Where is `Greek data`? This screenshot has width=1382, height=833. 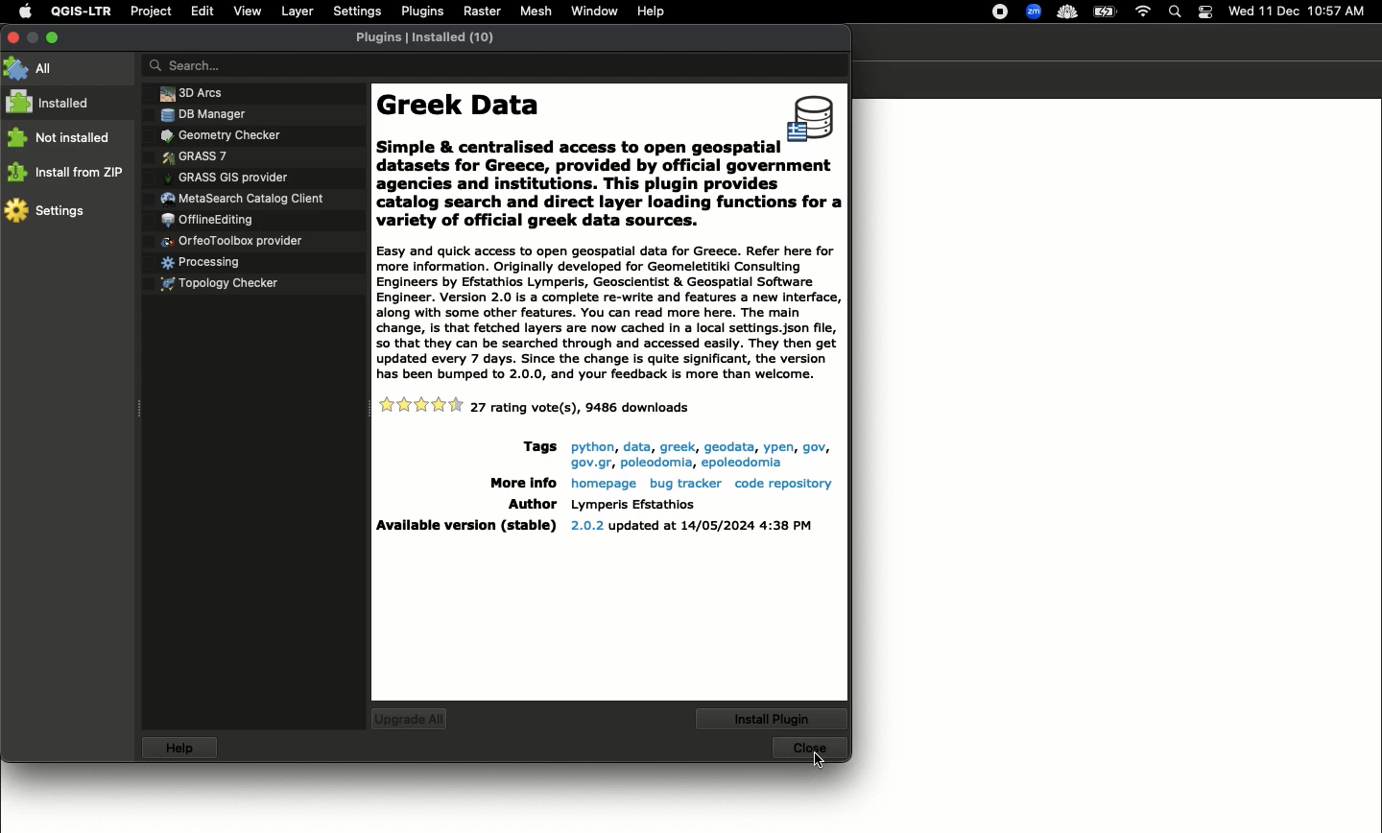
Greek data is located at coordinates (610, 198).